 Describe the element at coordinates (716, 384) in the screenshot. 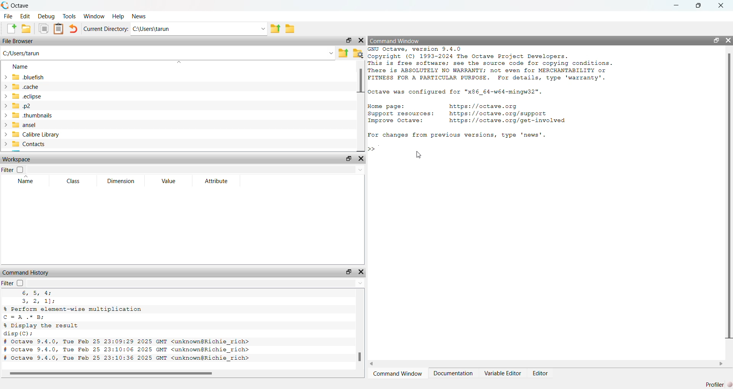

I see `Profiler` at that location.